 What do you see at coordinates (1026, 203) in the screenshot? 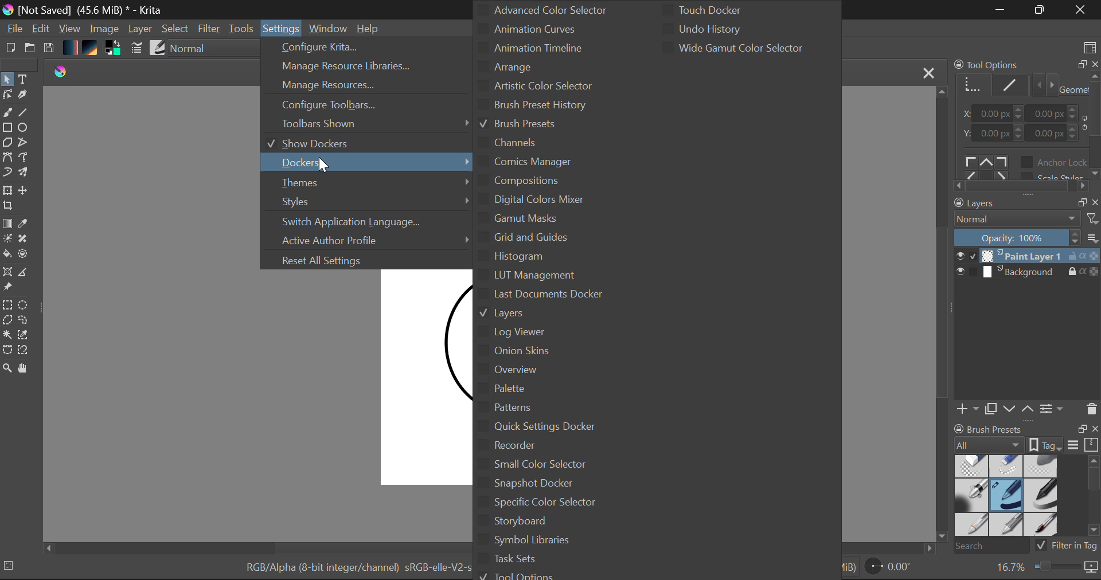
I see `Layers Docket Tab` at bounding box center [1026, 203].